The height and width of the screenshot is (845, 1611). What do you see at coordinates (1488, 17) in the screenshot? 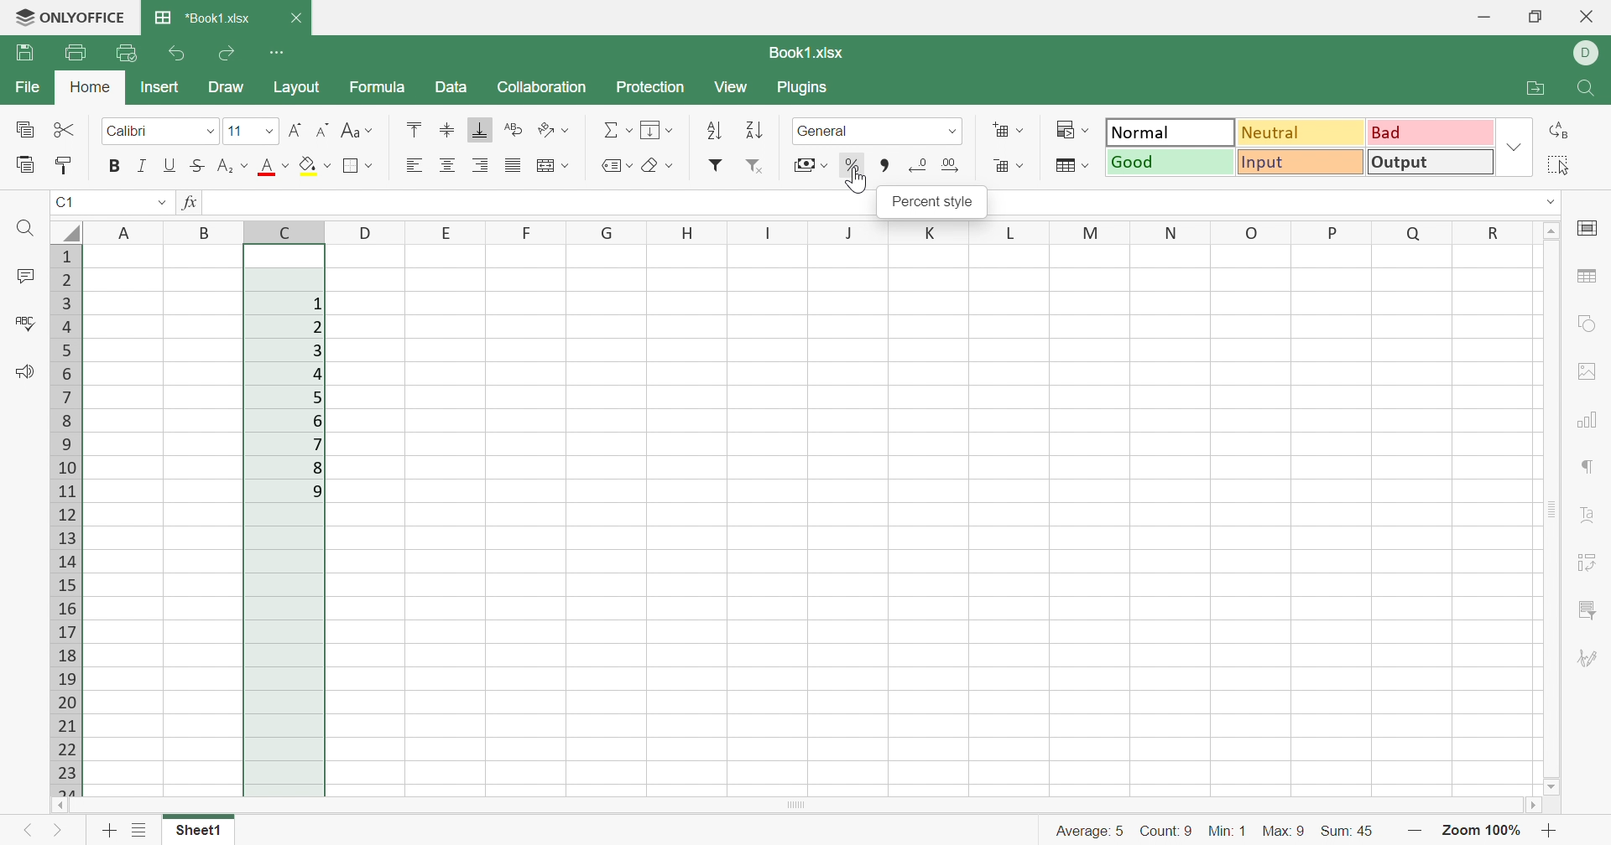
I see `Minimize` at bounding box center [1488, 17].